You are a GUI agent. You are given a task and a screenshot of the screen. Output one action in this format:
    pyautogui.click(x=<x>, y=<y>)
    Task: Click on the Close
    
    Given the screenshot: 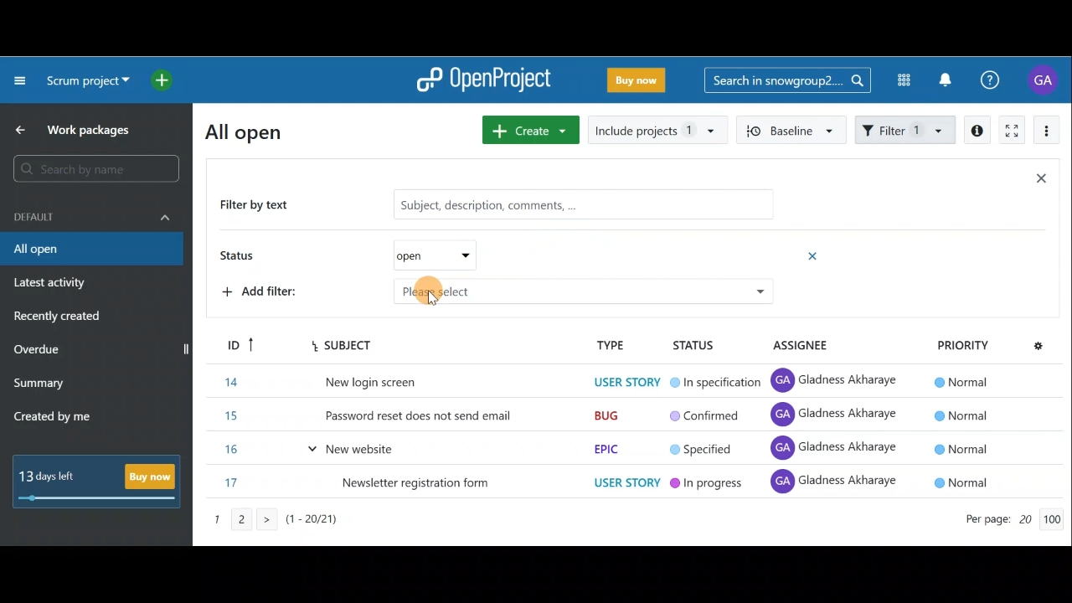 What is the action you would take?
    pyautogui.click(x=1040, y=182)
    